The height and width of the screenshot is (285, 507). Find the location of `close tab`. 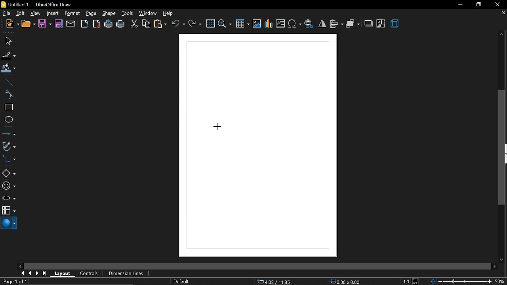

close tab is located at coordinates (502, 13).